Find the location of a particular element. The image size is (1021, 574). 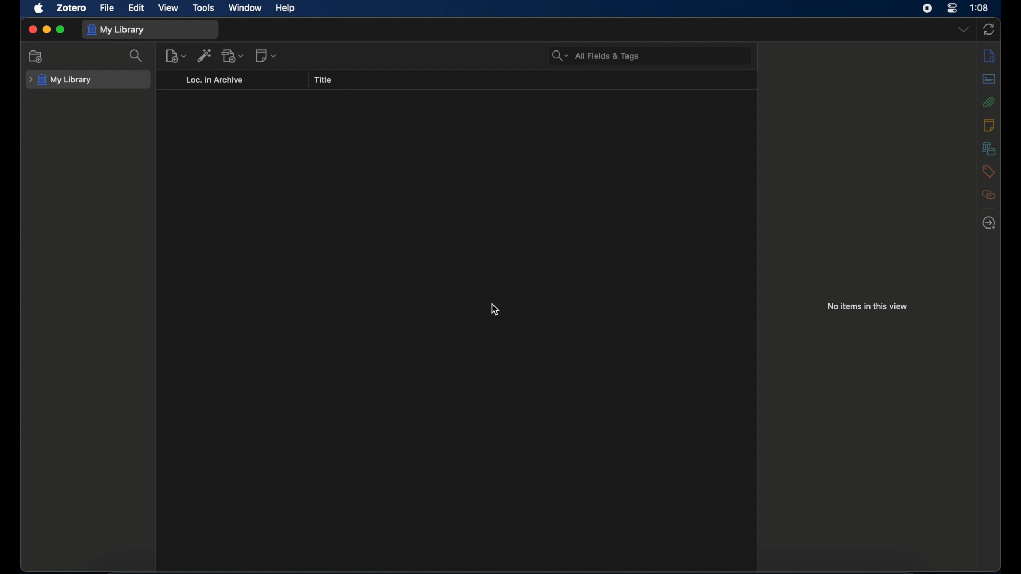

search is located at coordinates (137, 55).